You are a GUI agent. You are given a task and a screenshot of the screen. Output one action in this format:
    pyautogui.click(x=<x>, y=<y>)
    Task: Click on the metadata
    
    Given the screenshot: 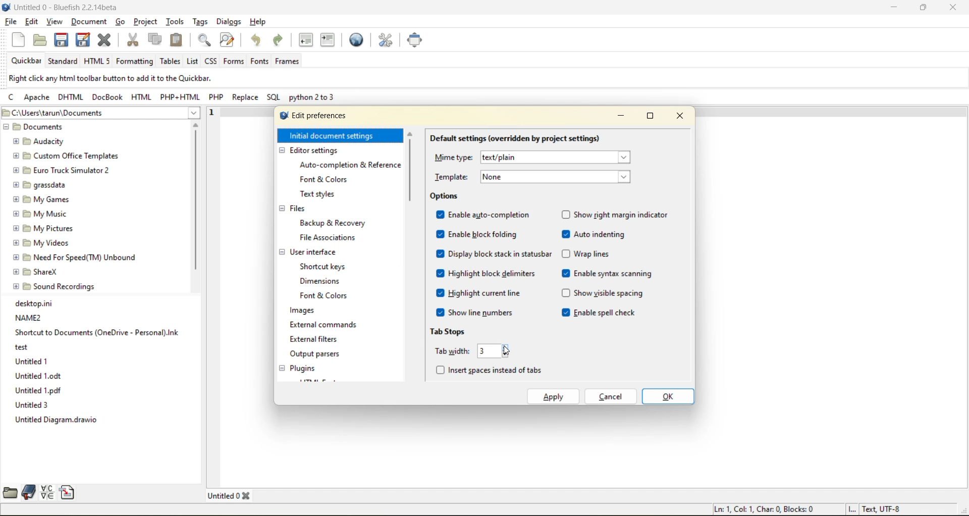 What is the action you would take?
    pyautogui.click(x=806, y=509)
    